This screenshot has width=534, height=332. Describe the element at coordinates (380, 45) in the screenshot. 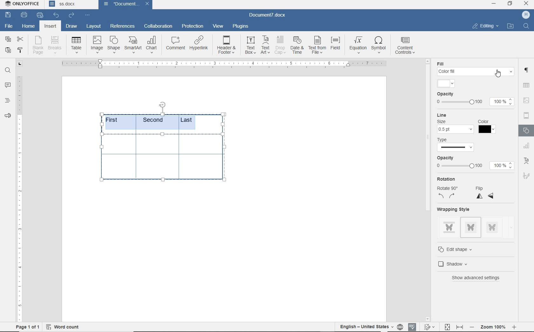

I see `symbol` at that location.